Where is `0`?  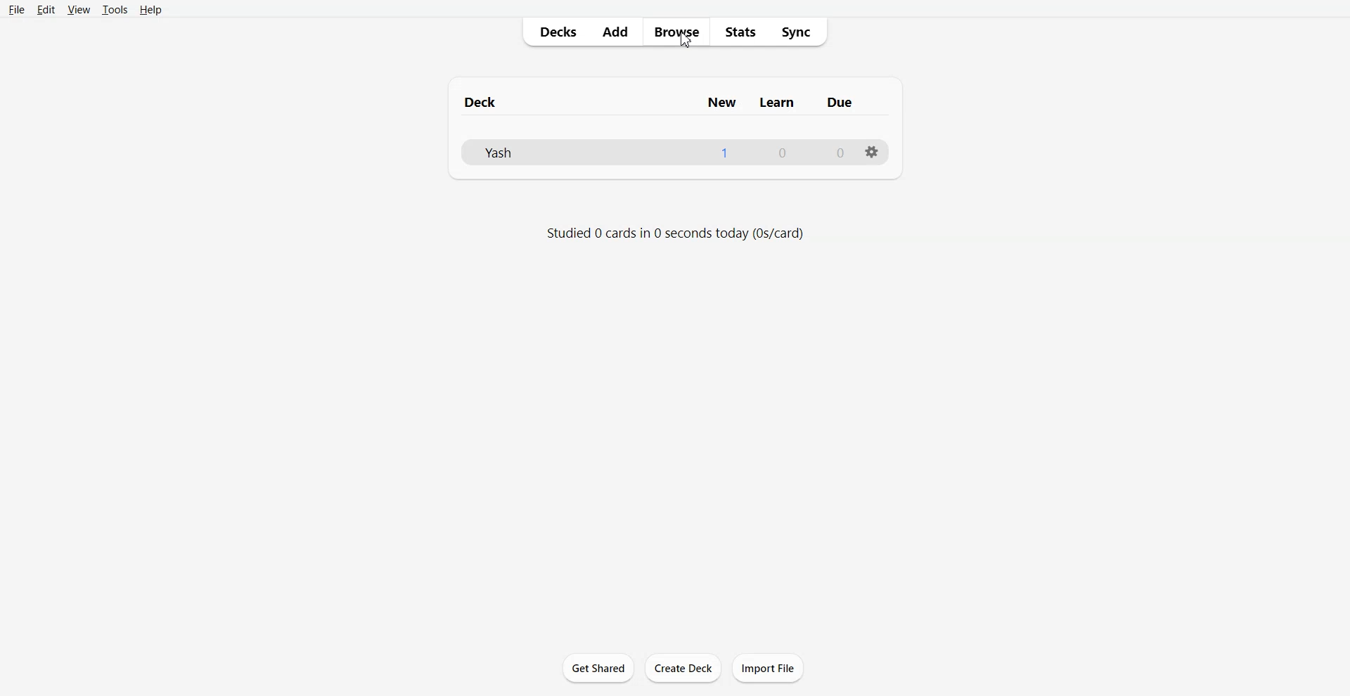
0 is located at coordinates (838, 152).